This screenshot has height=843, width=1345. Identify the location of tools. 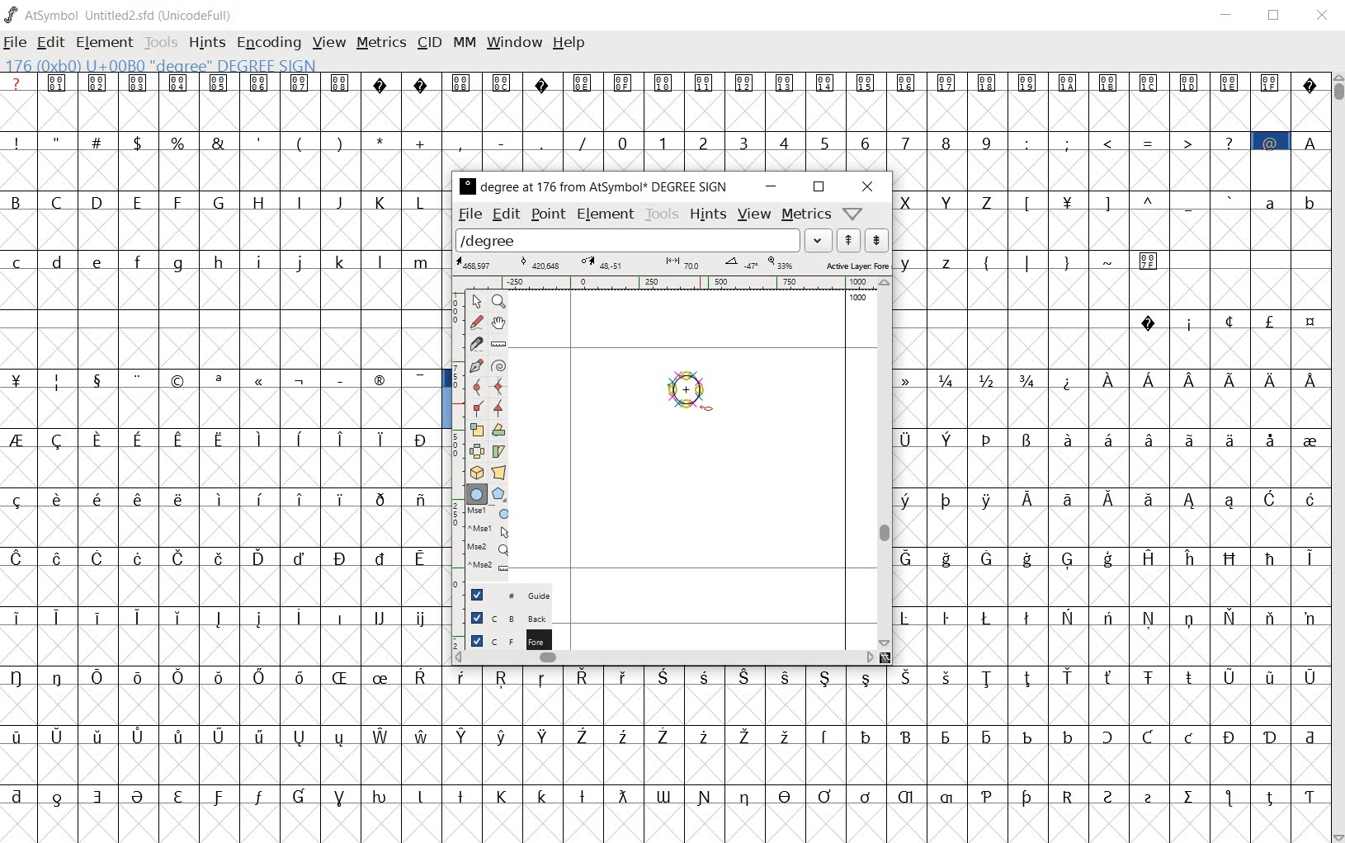
(161, 42).